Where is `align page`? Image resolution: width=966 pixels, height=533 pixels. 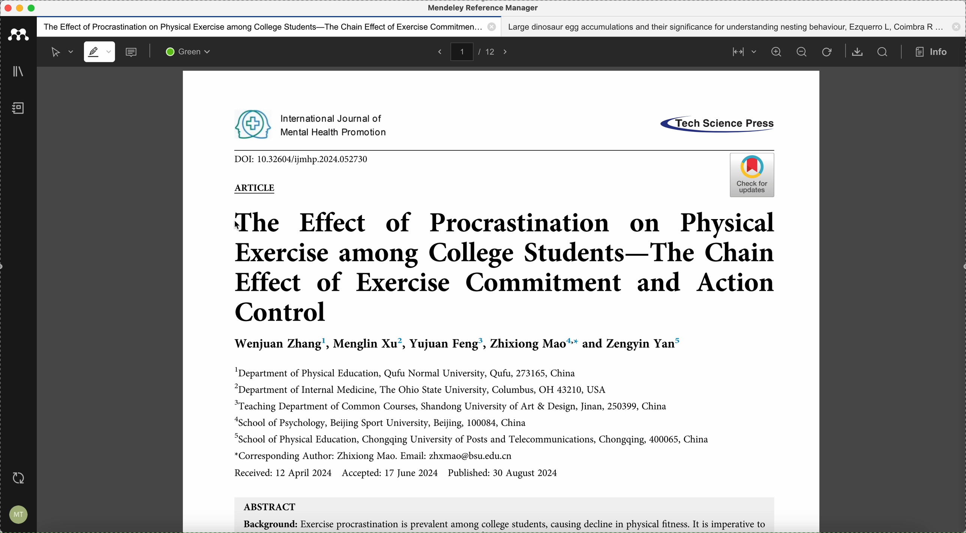
align page is located at coordinates (742, 51).